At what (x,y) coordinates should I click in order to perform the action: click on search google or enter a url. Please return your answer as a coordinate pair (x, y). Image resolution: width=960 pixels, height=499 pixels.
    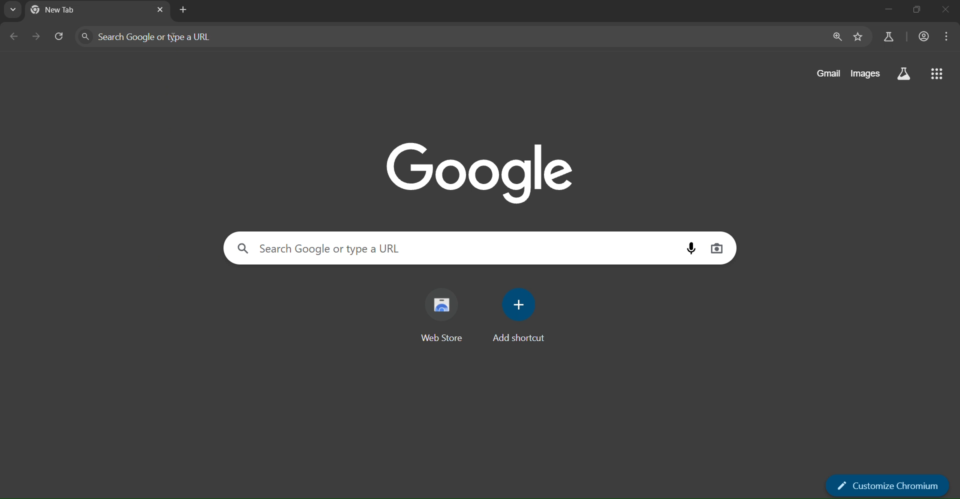
    Looking at the image, I should click on (161, 35).